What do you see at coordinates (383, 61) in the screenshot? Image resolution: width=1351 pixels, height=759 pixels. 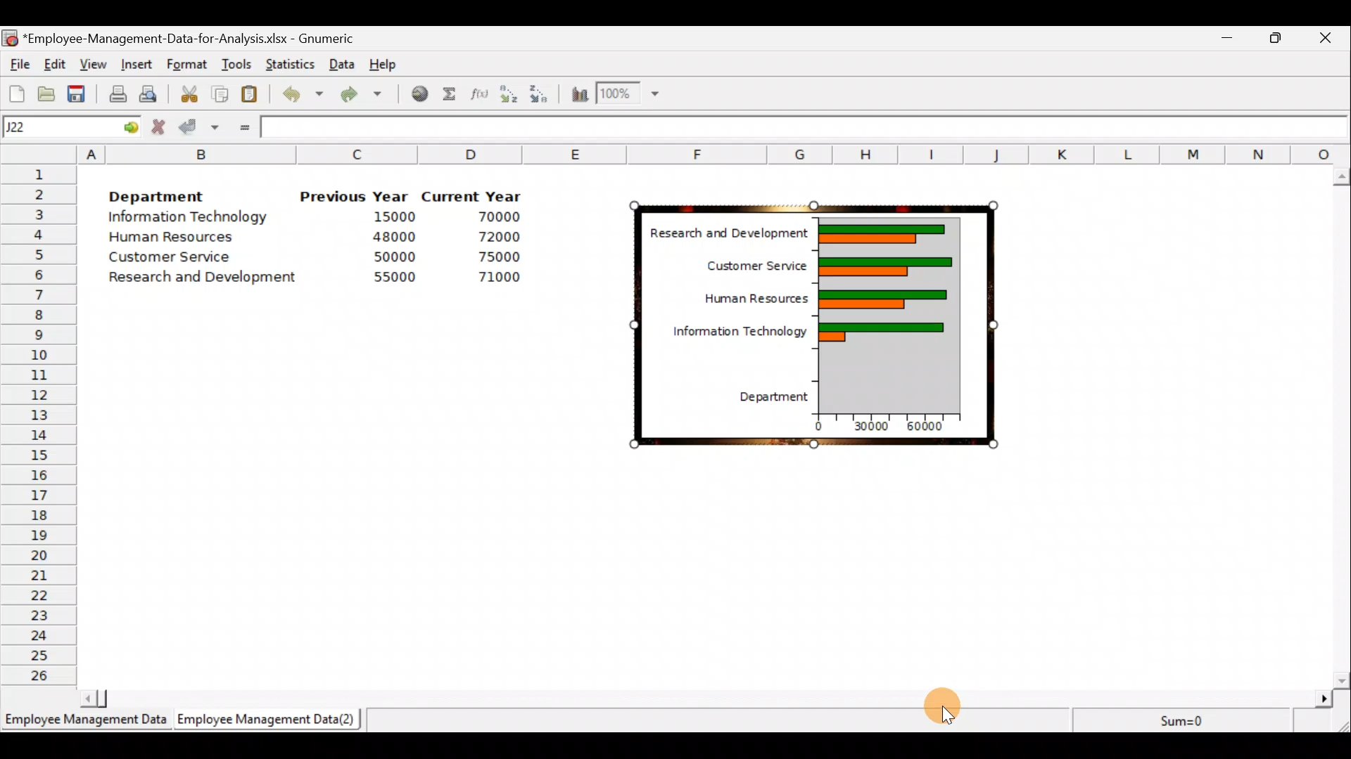 I see `Help` at bounding box center [383, 61].